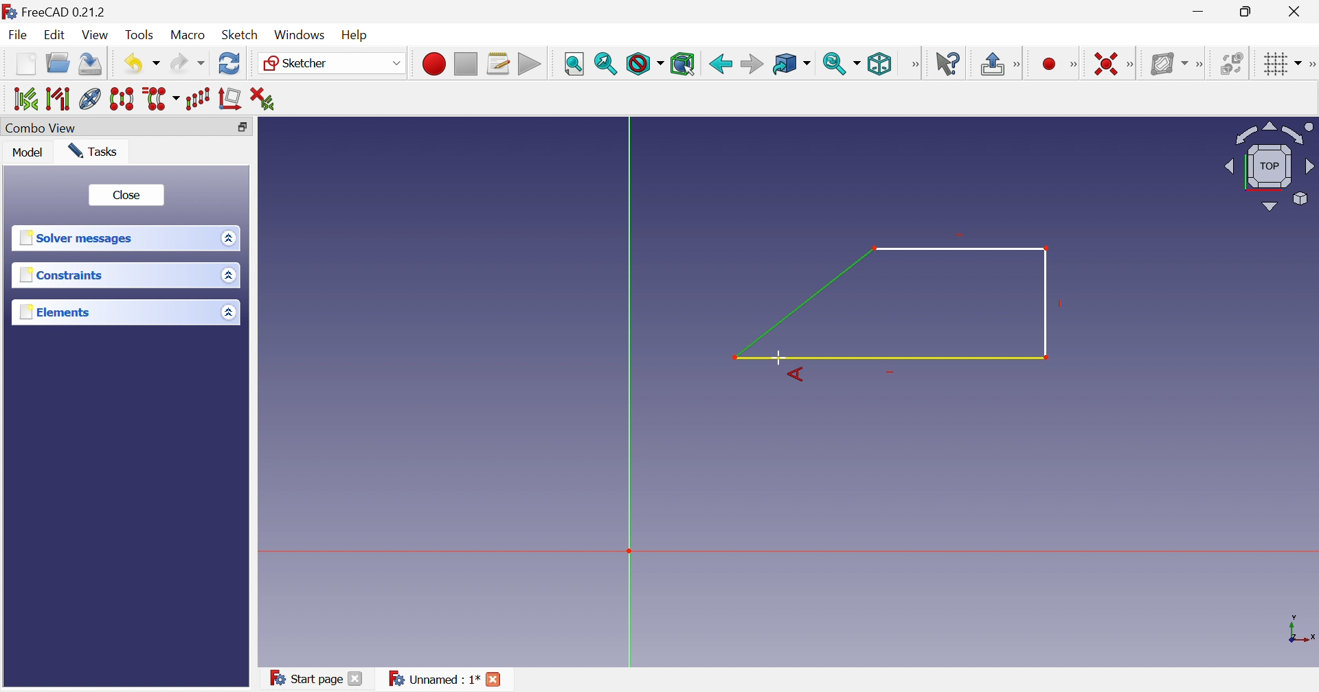  What do you see at coordinates (1299, 61) in the screenshot?
I see `Drop Down` at bounding box center [1299, 61].